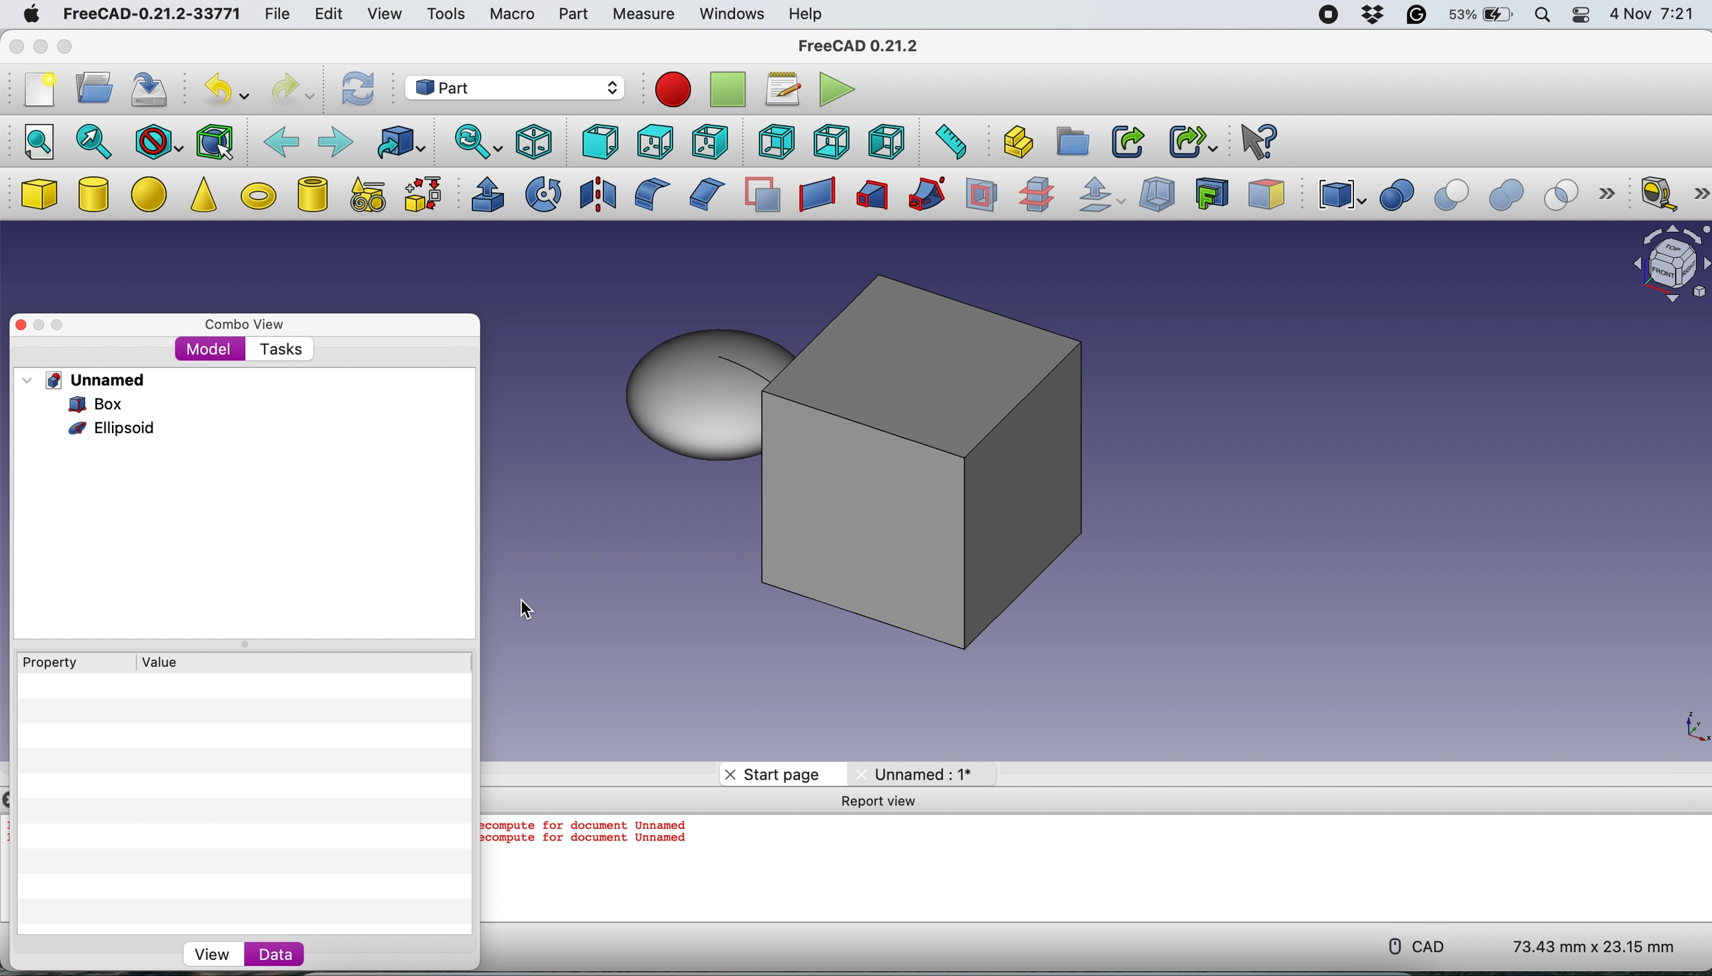  I want to click on torus, so click(258, 196).